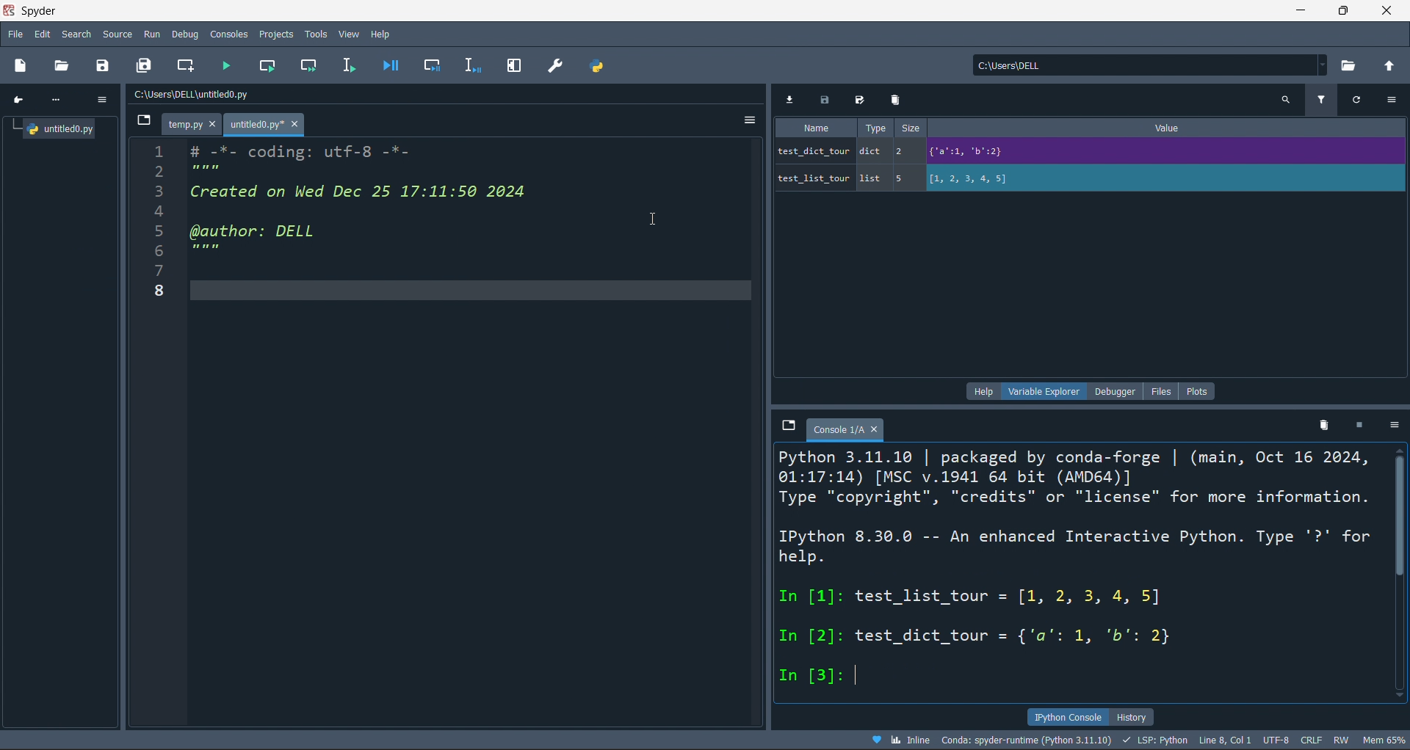 Image resolution: width=1410 pixels, height=750 pixels. What do you see at coordinates (267, 67) in the screenshot?
I see `run cell` at bounding box center [267, 67].